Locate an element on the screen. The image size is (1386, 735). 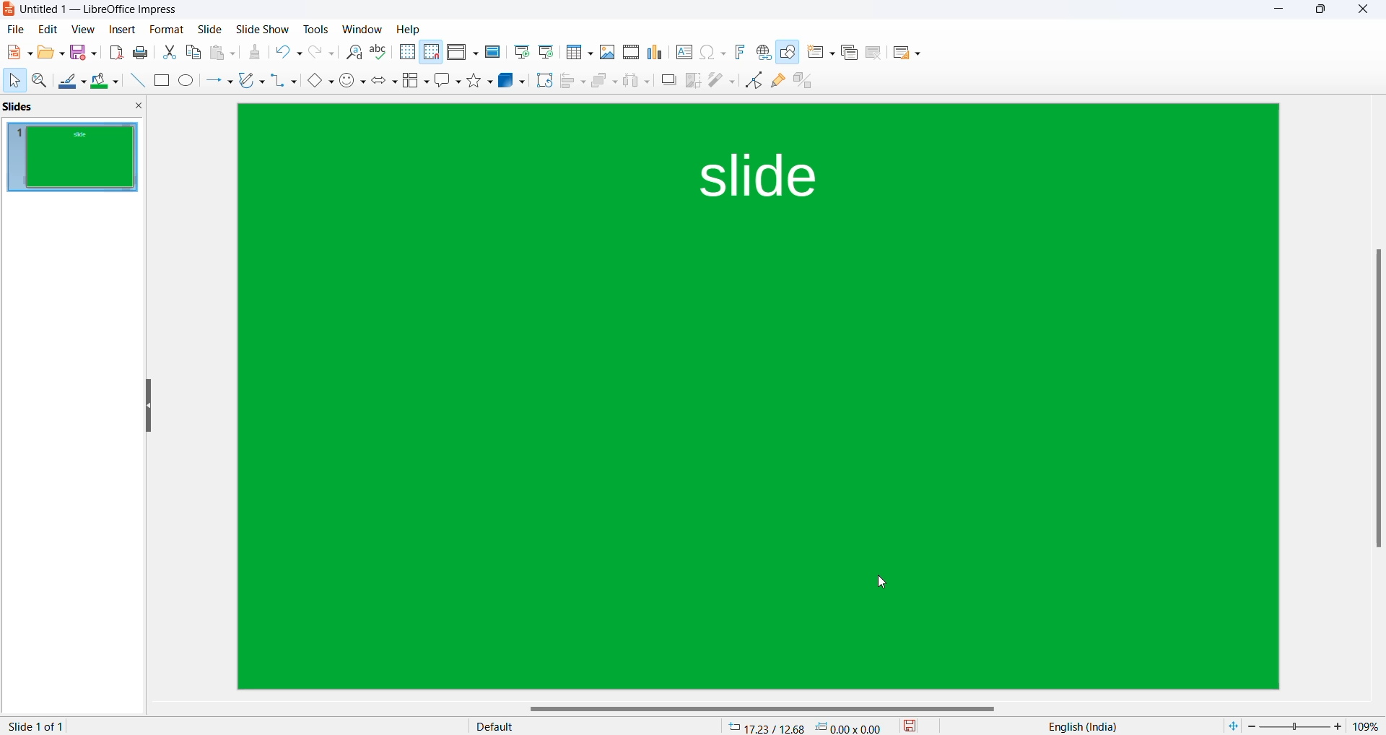
cursor is located at coordinates (14, 81).